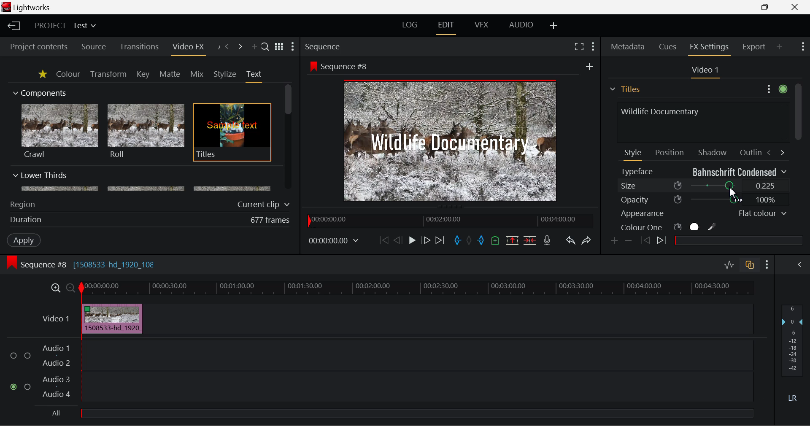  What do you see at coordinates (145, 132) in the screenshot?
I see `Roll` at bounding box center [145, 132].